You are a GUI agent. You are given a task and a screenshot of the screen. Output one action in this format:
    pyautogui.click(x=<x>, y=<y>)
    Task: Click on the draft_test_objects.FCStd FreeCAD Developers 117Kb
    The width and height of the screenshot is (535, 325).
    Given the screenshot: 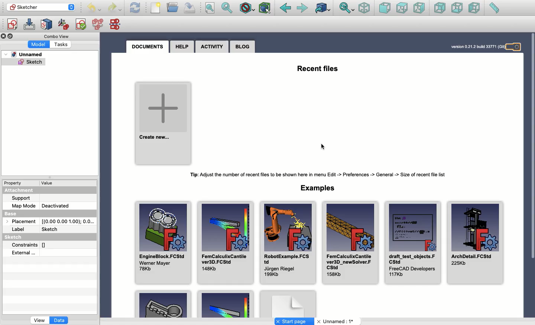 What is the action you would take?
    pyautogui.click(x=413, y=243)
    